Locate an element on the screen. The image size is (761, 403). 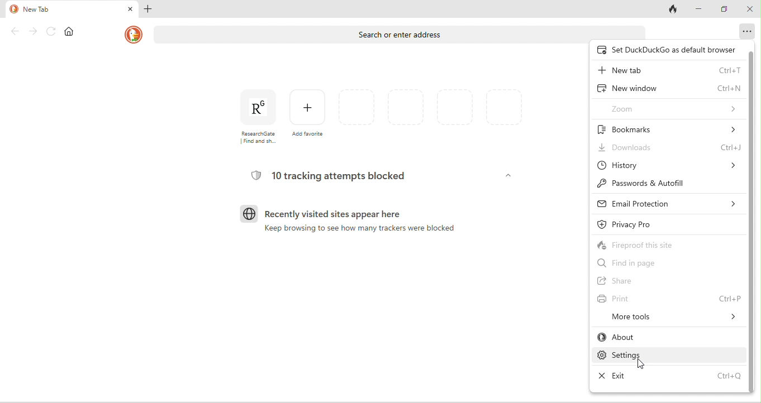
back is located at coordinates (15, 31).